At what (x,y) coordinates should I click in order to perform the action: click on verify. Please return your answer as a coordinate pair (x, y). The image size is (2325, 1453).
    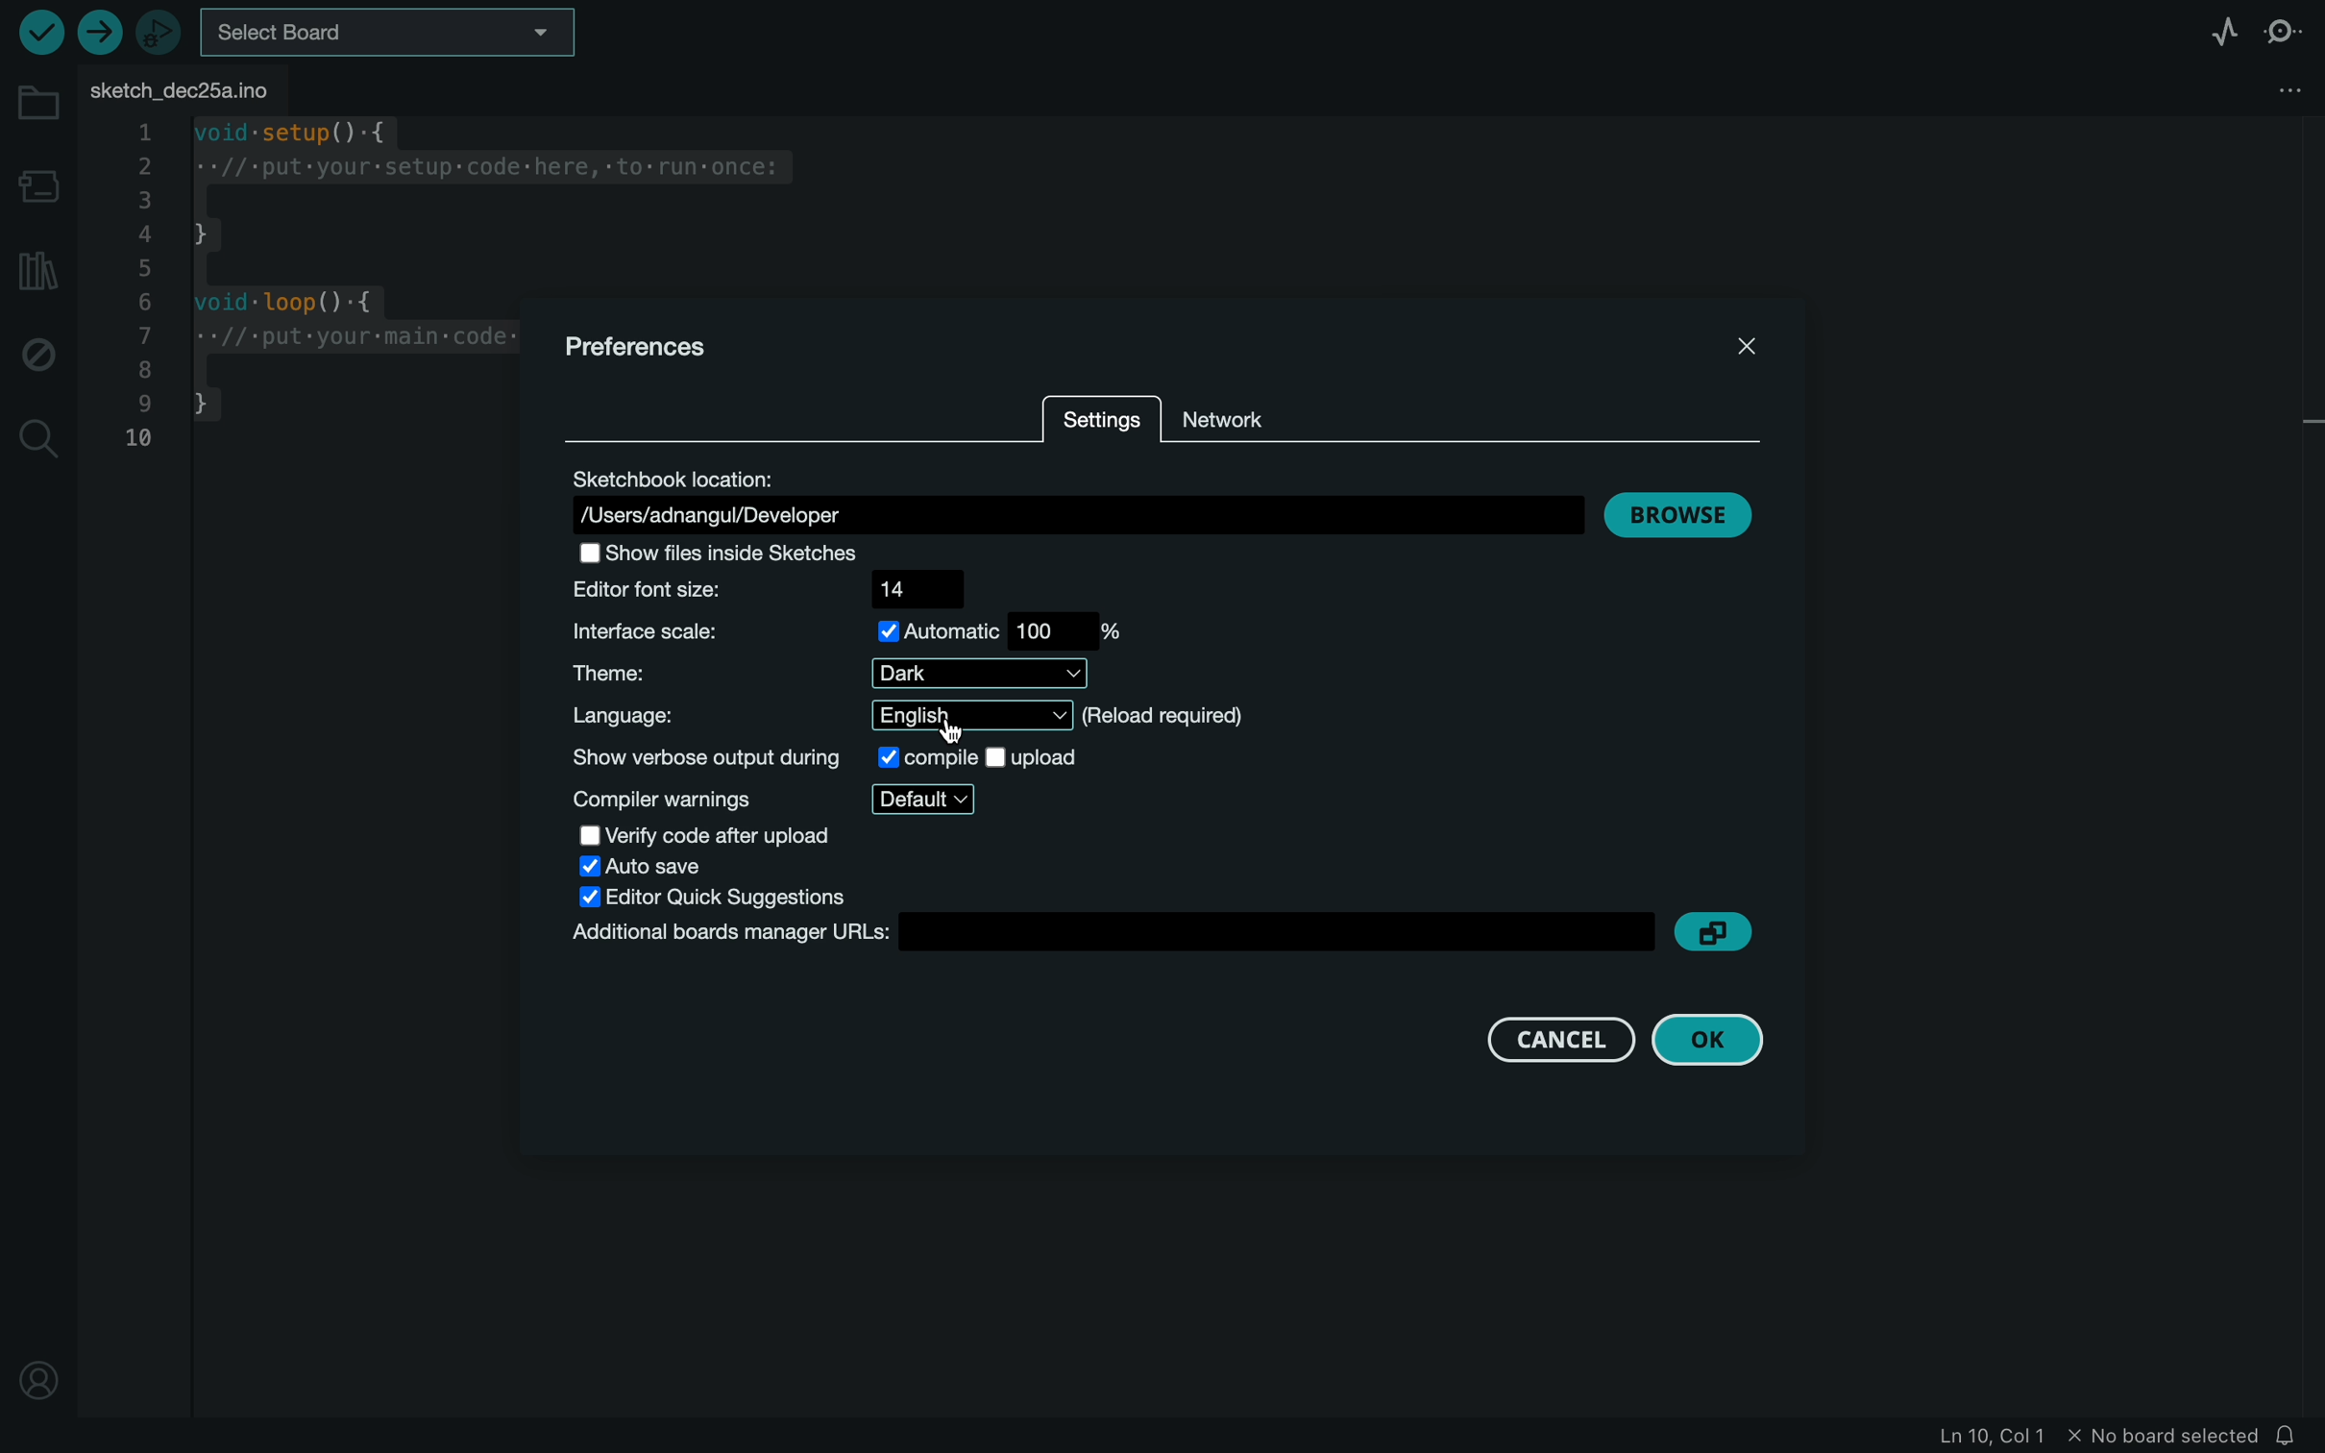
    Looking at the image, I should click on (41, 32).